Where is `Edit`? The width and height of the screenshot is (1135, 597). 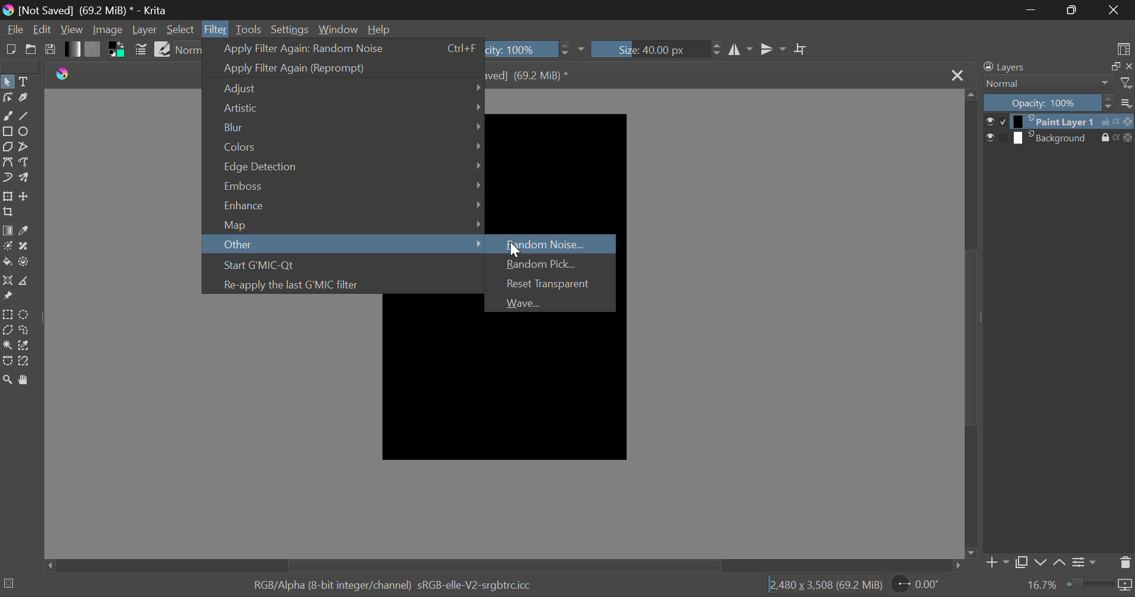 Edit is located at coordinates (43, 30).